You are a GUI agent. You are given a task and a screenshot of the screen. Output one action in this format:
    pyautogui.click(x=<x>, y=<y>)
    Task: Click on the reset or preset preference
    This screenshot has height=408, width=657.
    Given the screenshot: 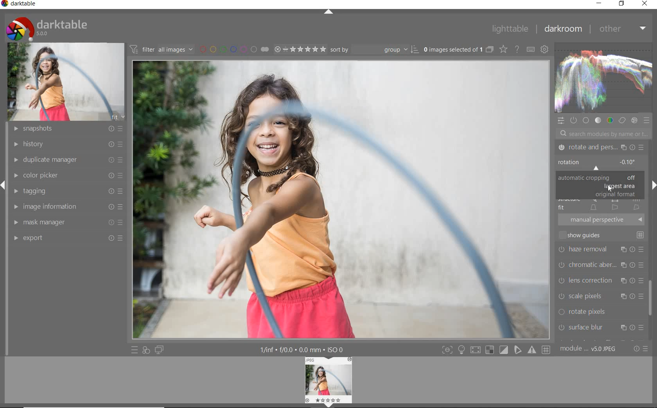 What is the action you would take?
    pyautogui.click(x=639, y=349)
    